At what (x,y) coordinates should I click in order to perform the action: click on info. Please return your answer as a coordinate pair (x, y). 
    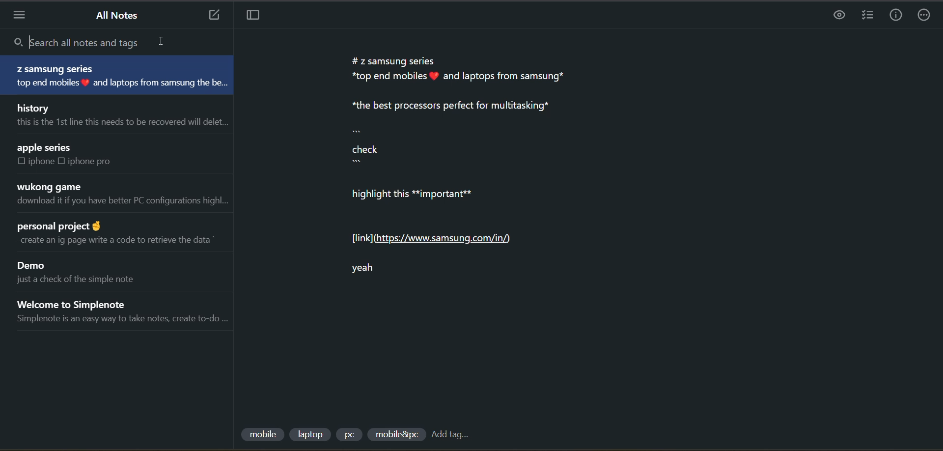
    Looking at the image, I should click on (892, 16).